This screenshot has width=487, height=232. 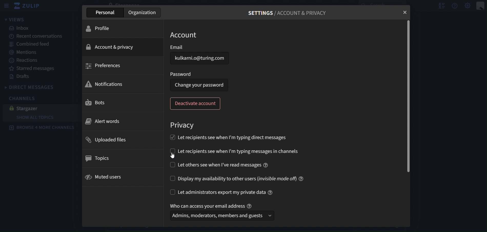 What do you see at coordinates (107, 140) in the screenshot?
I see `uploades files` at bounding box center [107, 140].